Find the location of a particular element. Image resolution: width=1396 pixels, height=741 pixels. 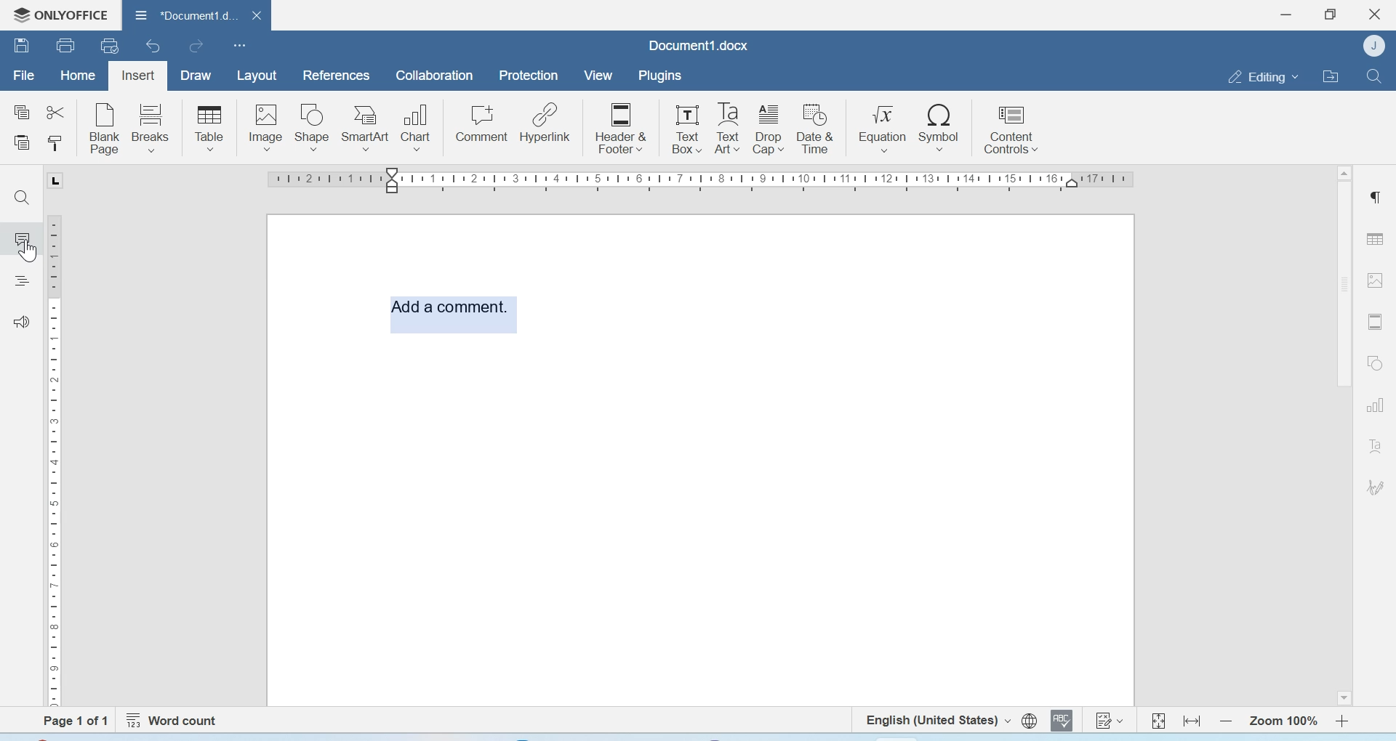

Minimize is located at coordinates (1288, 15).